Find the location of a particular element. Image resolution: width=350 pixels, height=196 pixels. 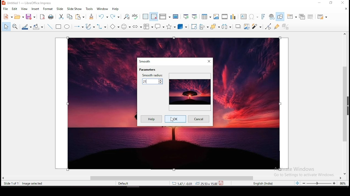

symbol shapes is located at coordinates (127, 26).